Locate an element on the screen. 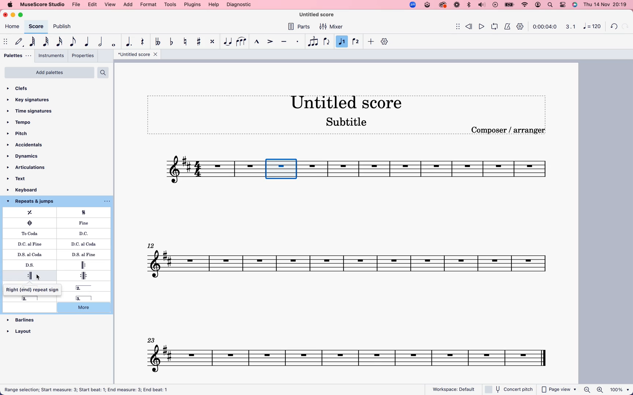  quarter note is located at coordinates (88, 41).